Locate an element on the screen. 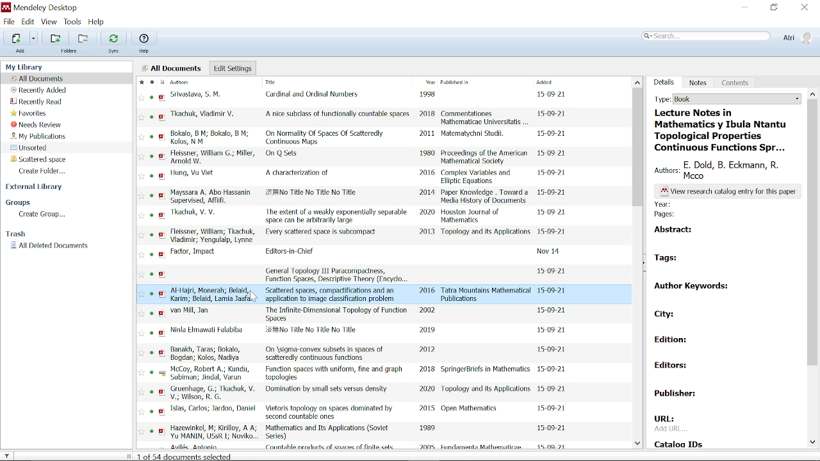 This screenshot has height=461, width=820. 2014 is located at coordinates (427, 192).